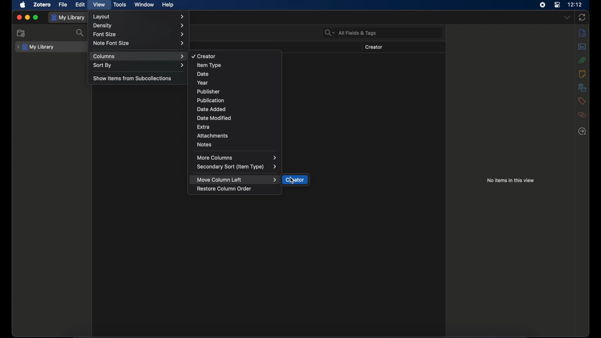 This screenshot has width=601, height=338. What do you see at coordinates (582, 101) in the screenshot?
I see `tags` at bounding box center [582, 101].